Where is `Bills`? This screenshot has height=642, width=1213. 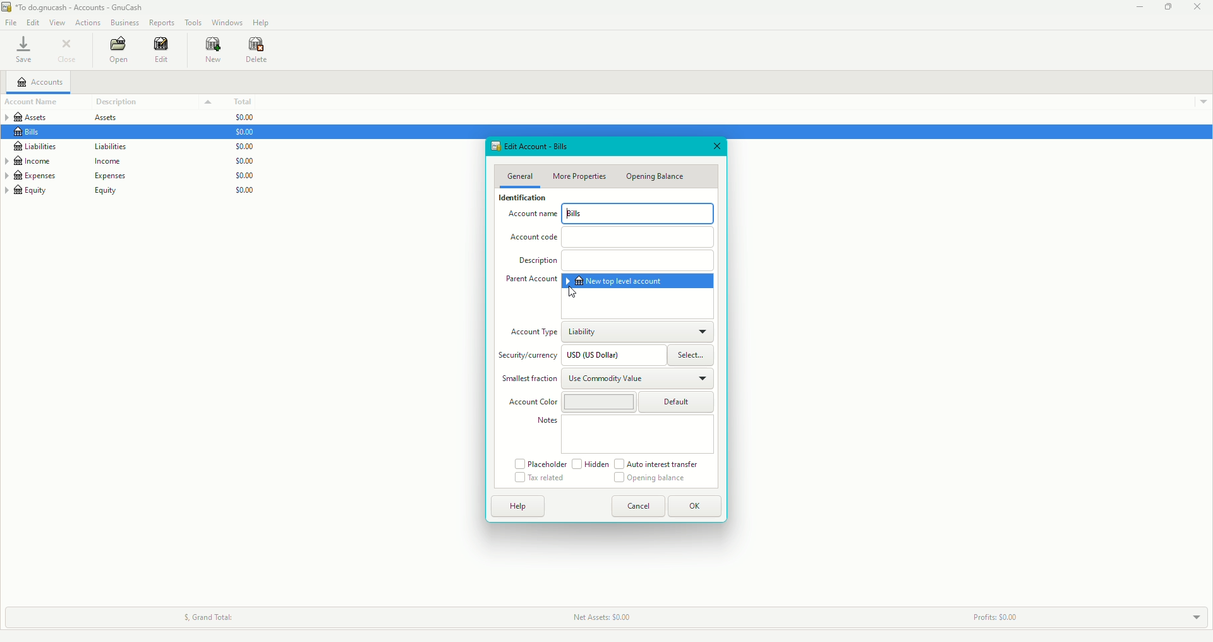
Bills is located at coordinates (30, 132).